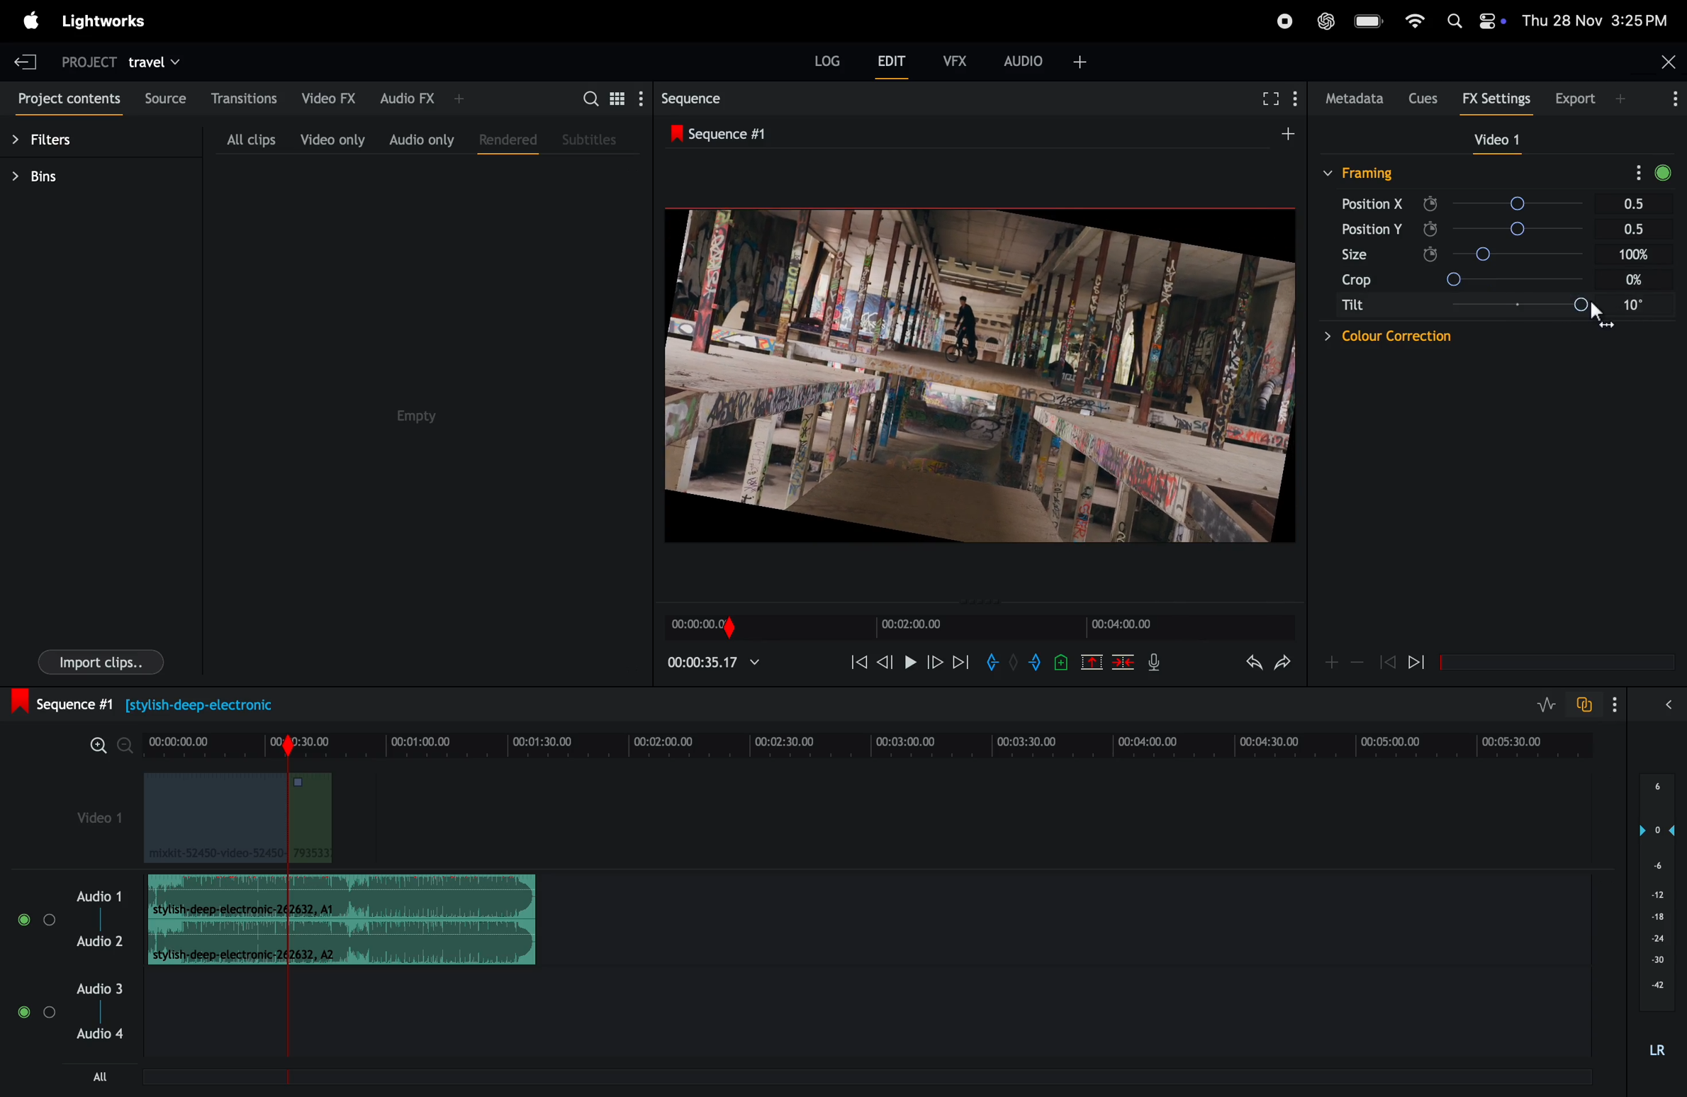 The image size is (1687, 1097). I want to click on exit, so click(26, 59).